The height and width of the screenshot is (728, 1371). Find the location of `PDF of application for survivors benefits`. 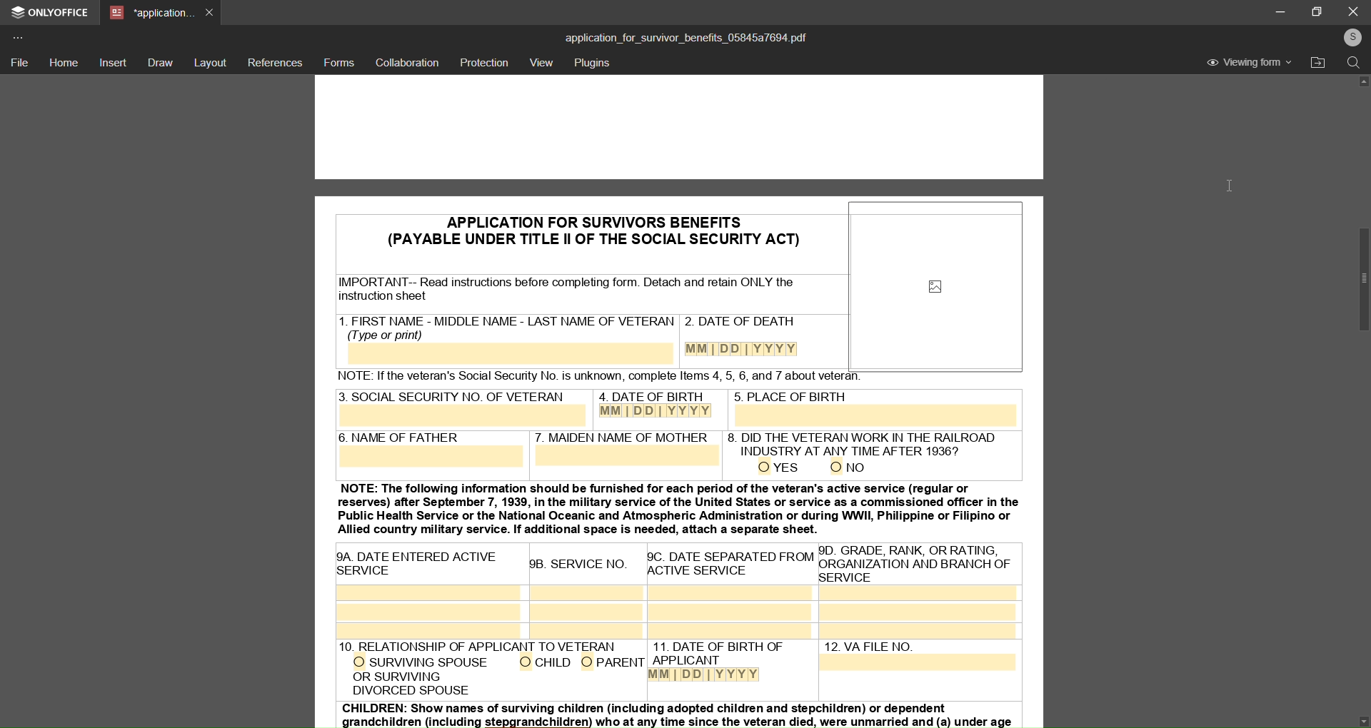

PDF of application for survivors benefits is located at coordinates (678, 128).